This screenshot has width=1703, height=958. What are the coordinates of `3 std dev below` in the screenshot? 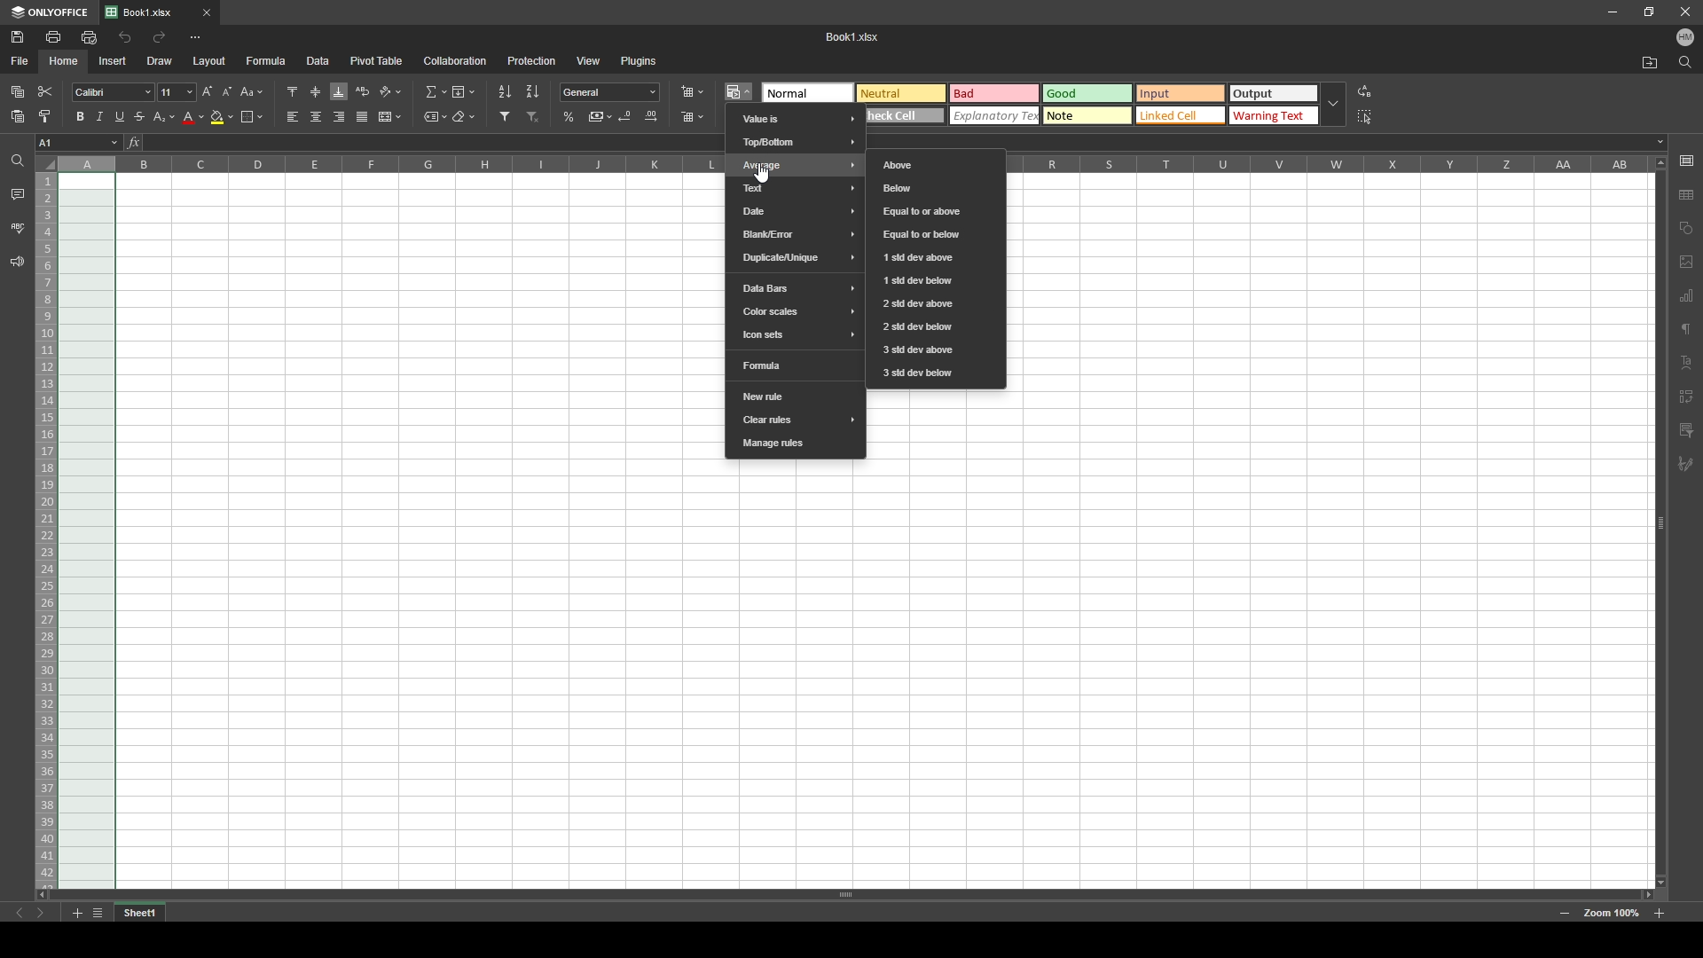 It's located at (936, 373).